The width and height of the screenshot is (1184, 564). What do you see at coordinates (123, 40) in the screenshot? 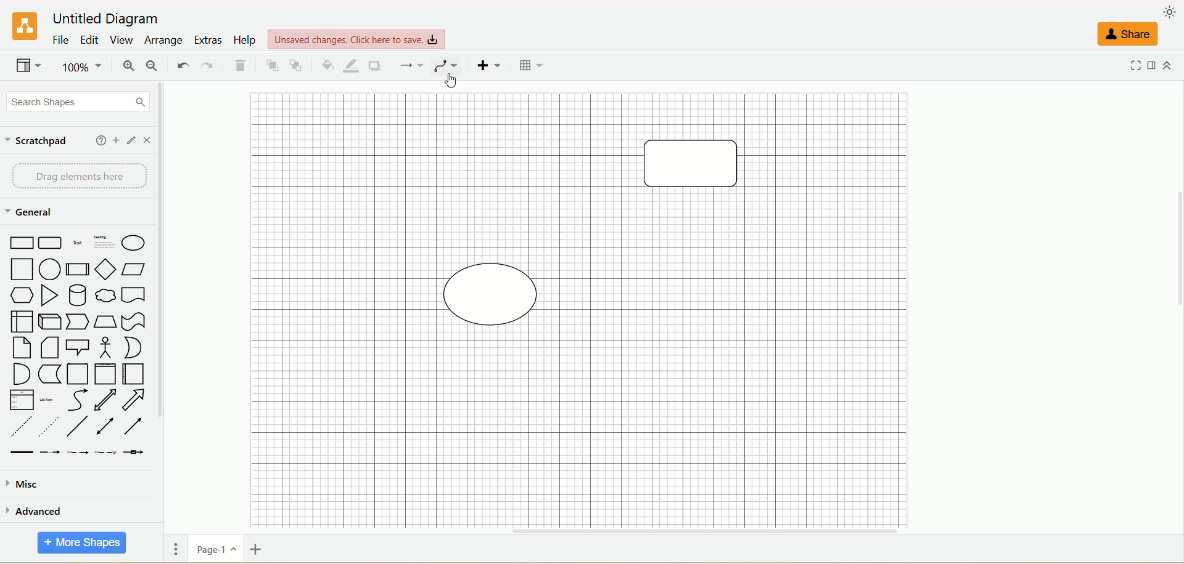
I see `view` at bounding box center [123, 40].